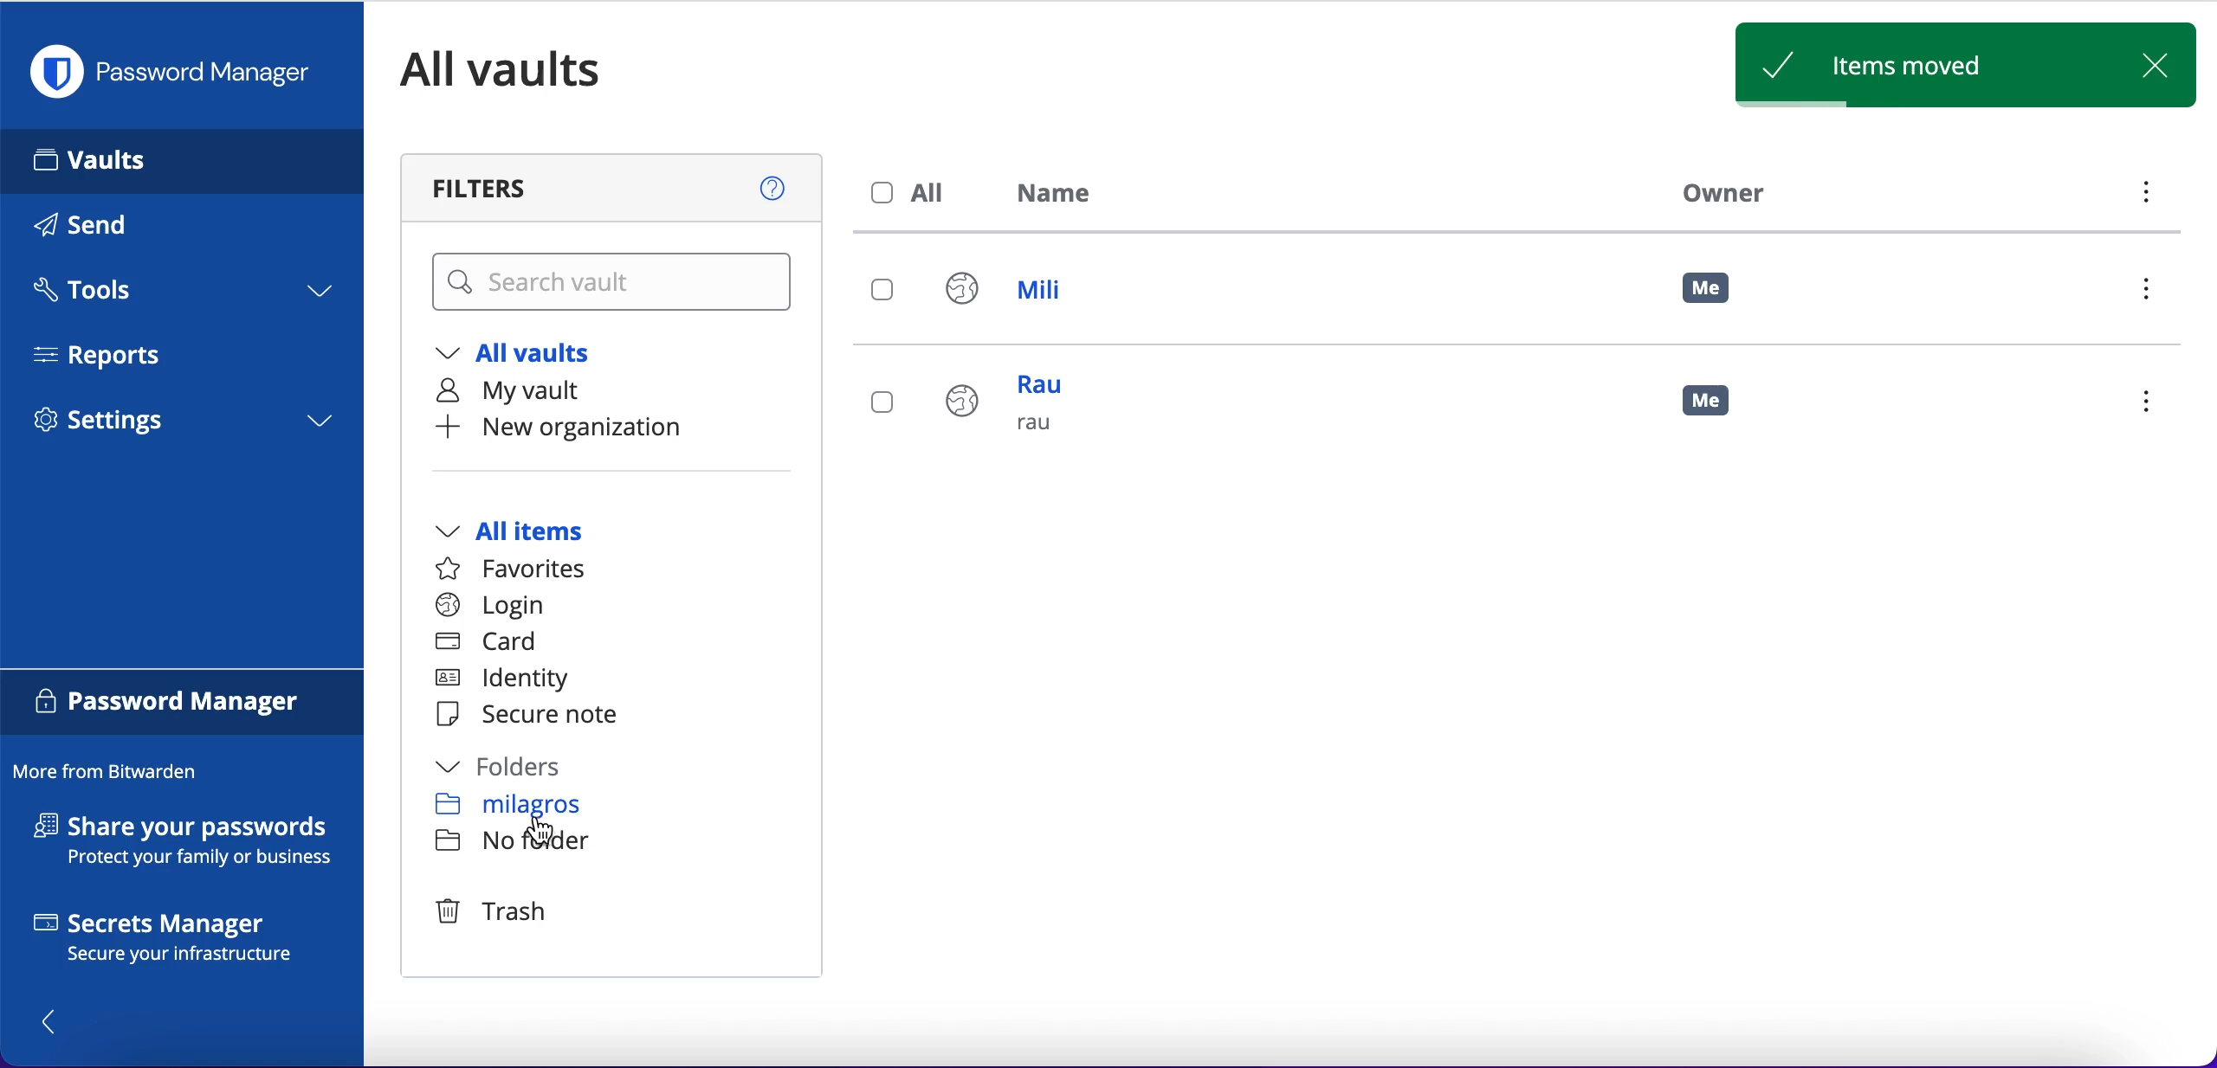 This screenshot has height=1068, width=2217. I want to click on filters, so click(615, 188).